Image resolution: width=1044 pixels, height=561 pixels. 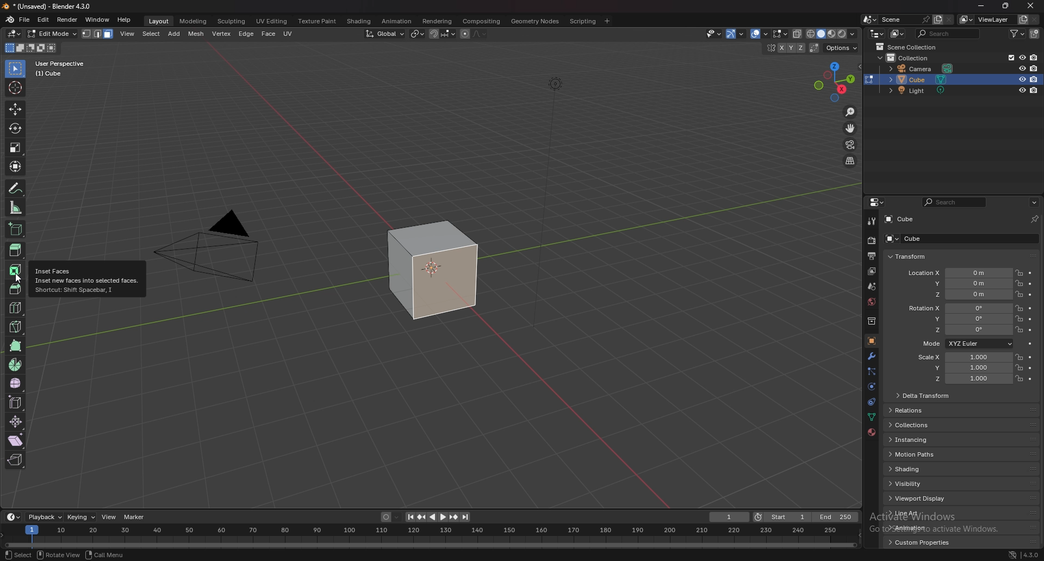 What do you see at coordinates (1035, 20) in the screenshot?
I see `remove view layer` at bounding box center [1035, 20].